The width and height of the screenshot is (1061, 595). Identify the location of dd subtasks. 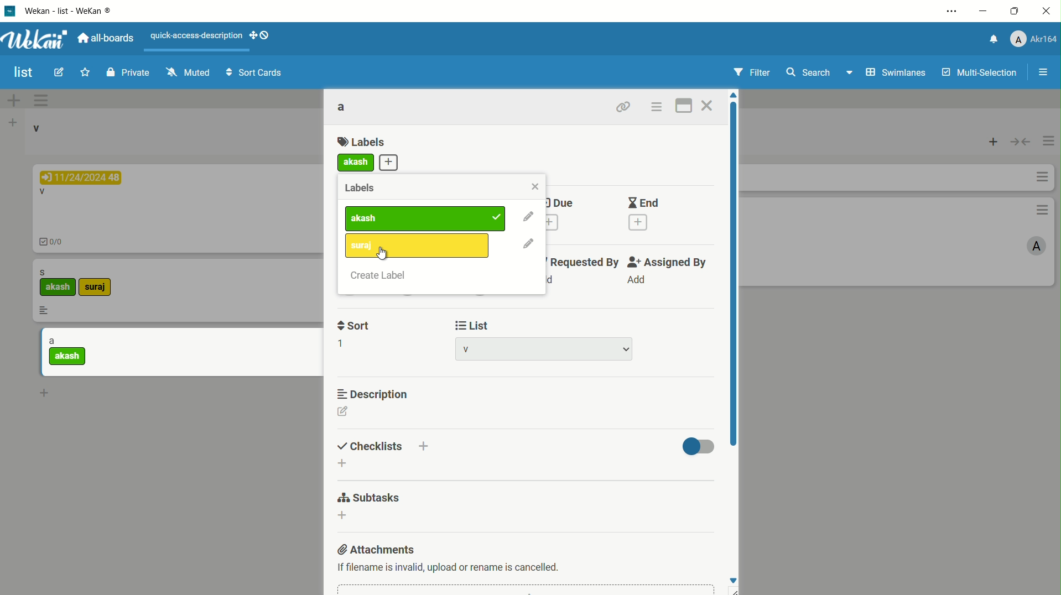
(342, 515).